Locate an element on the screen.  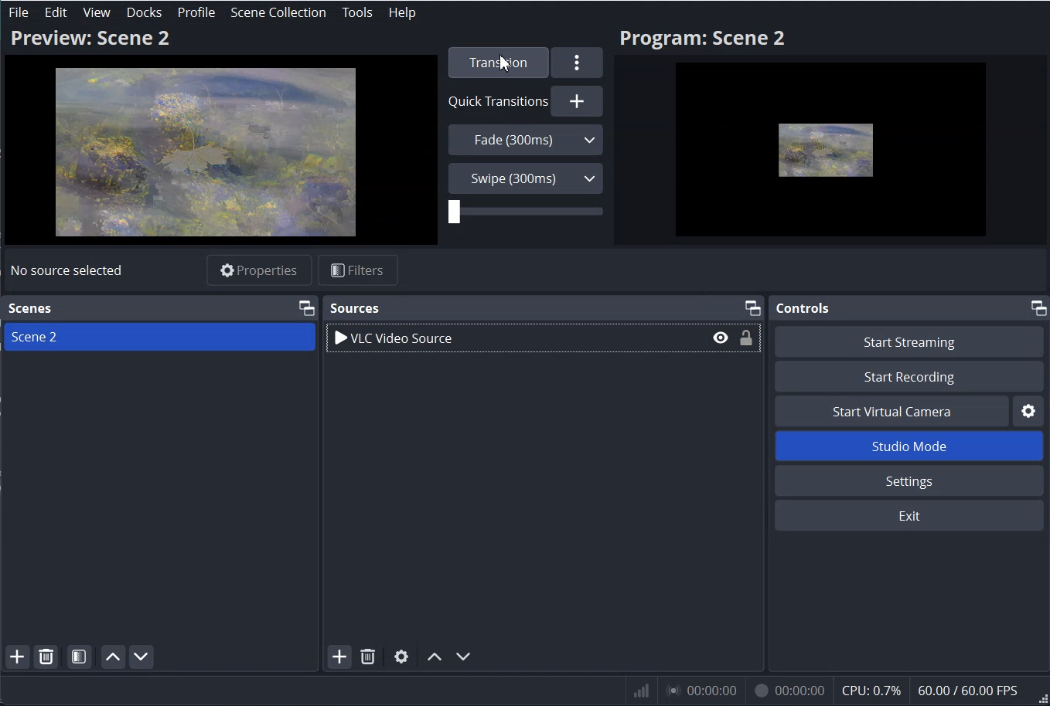
Transition is located at coordinates (497, 62).